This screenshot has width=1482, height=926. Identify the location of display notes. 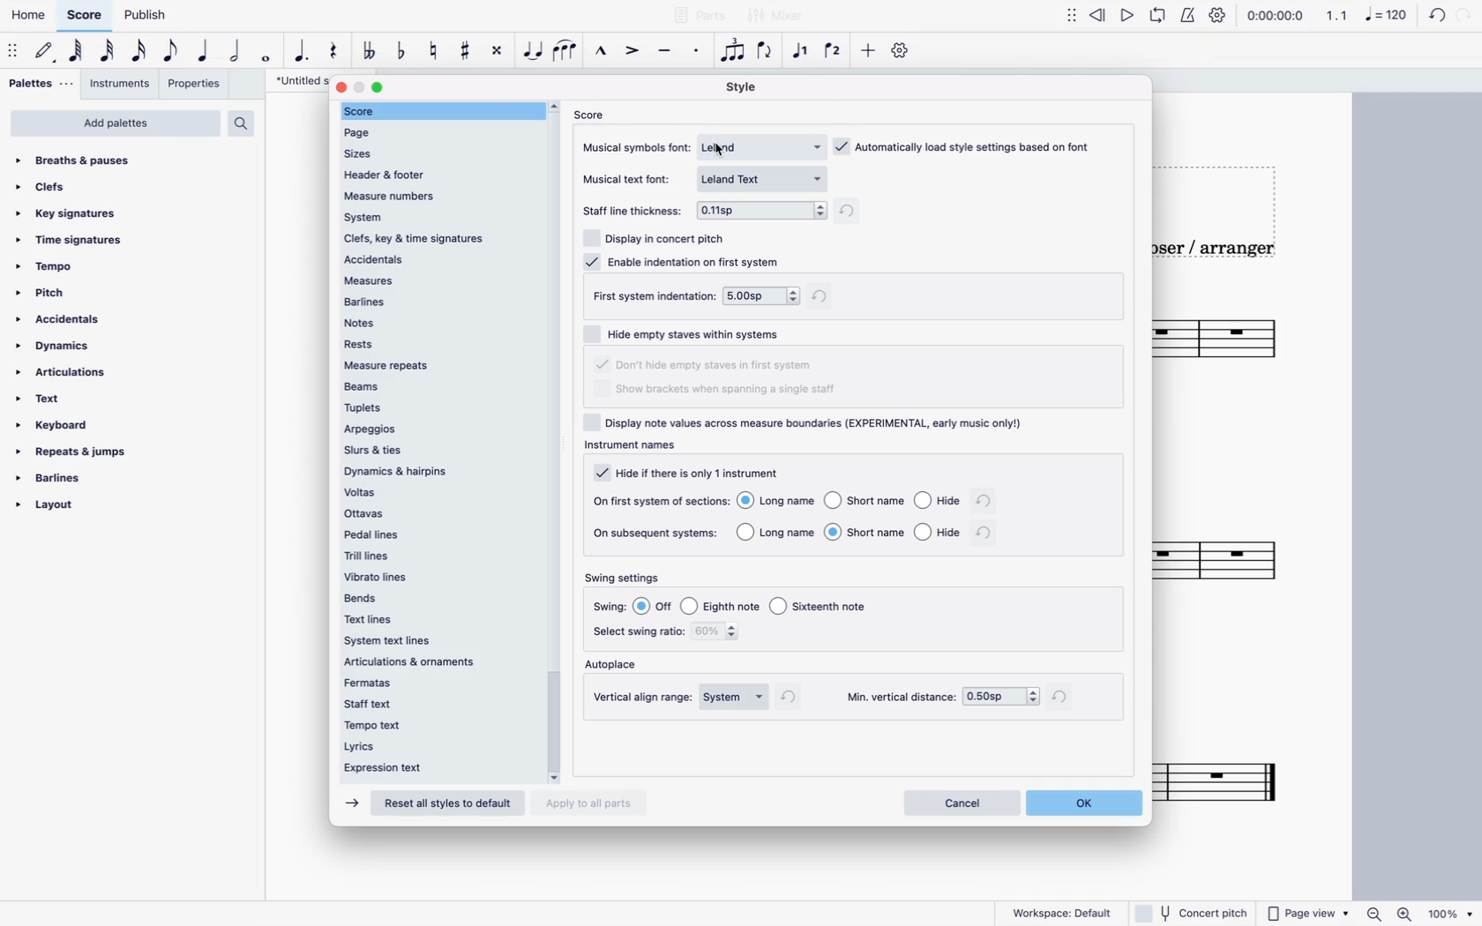
(812, 422).